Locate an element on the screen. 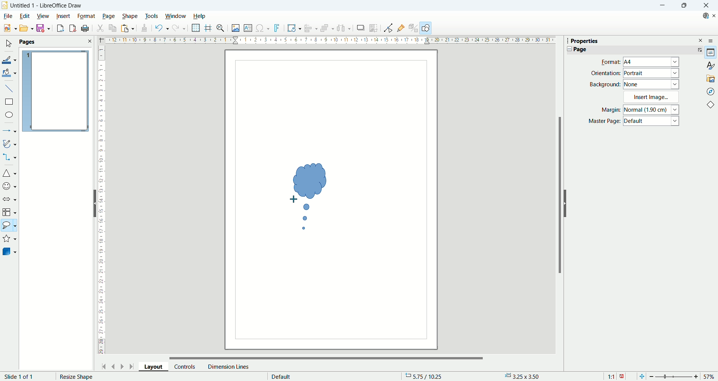 This screenshot has width=718, height=381. Search on web is located at coordinates (703, 16).